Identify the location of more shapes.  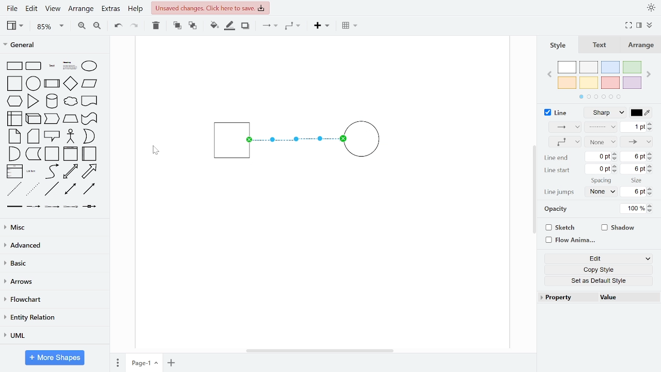
(55, 359).